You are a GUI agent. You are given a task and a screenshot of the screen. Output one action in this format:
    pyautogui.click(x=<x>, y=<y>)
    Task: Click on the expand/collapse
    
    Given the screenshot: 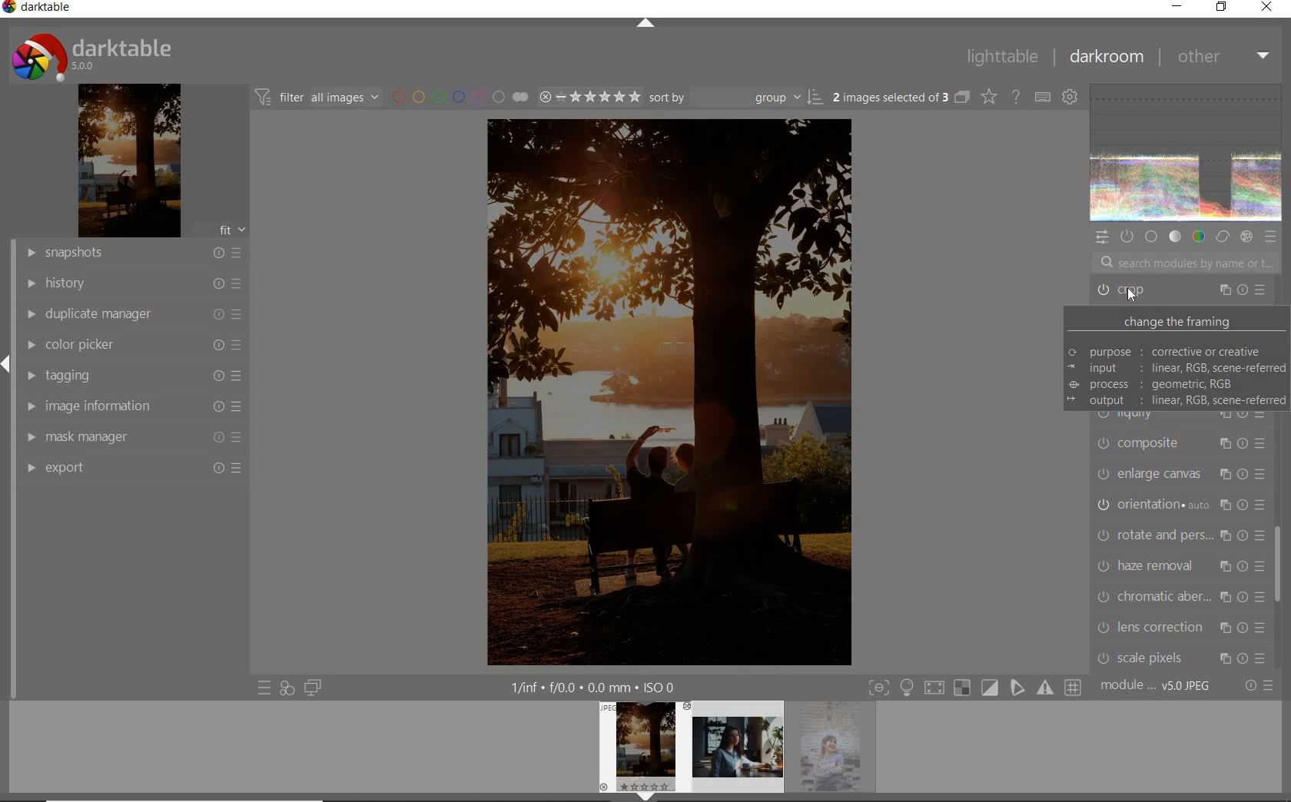 What is the action you would take?
    pyautogui.click(x=8, y=363)
    